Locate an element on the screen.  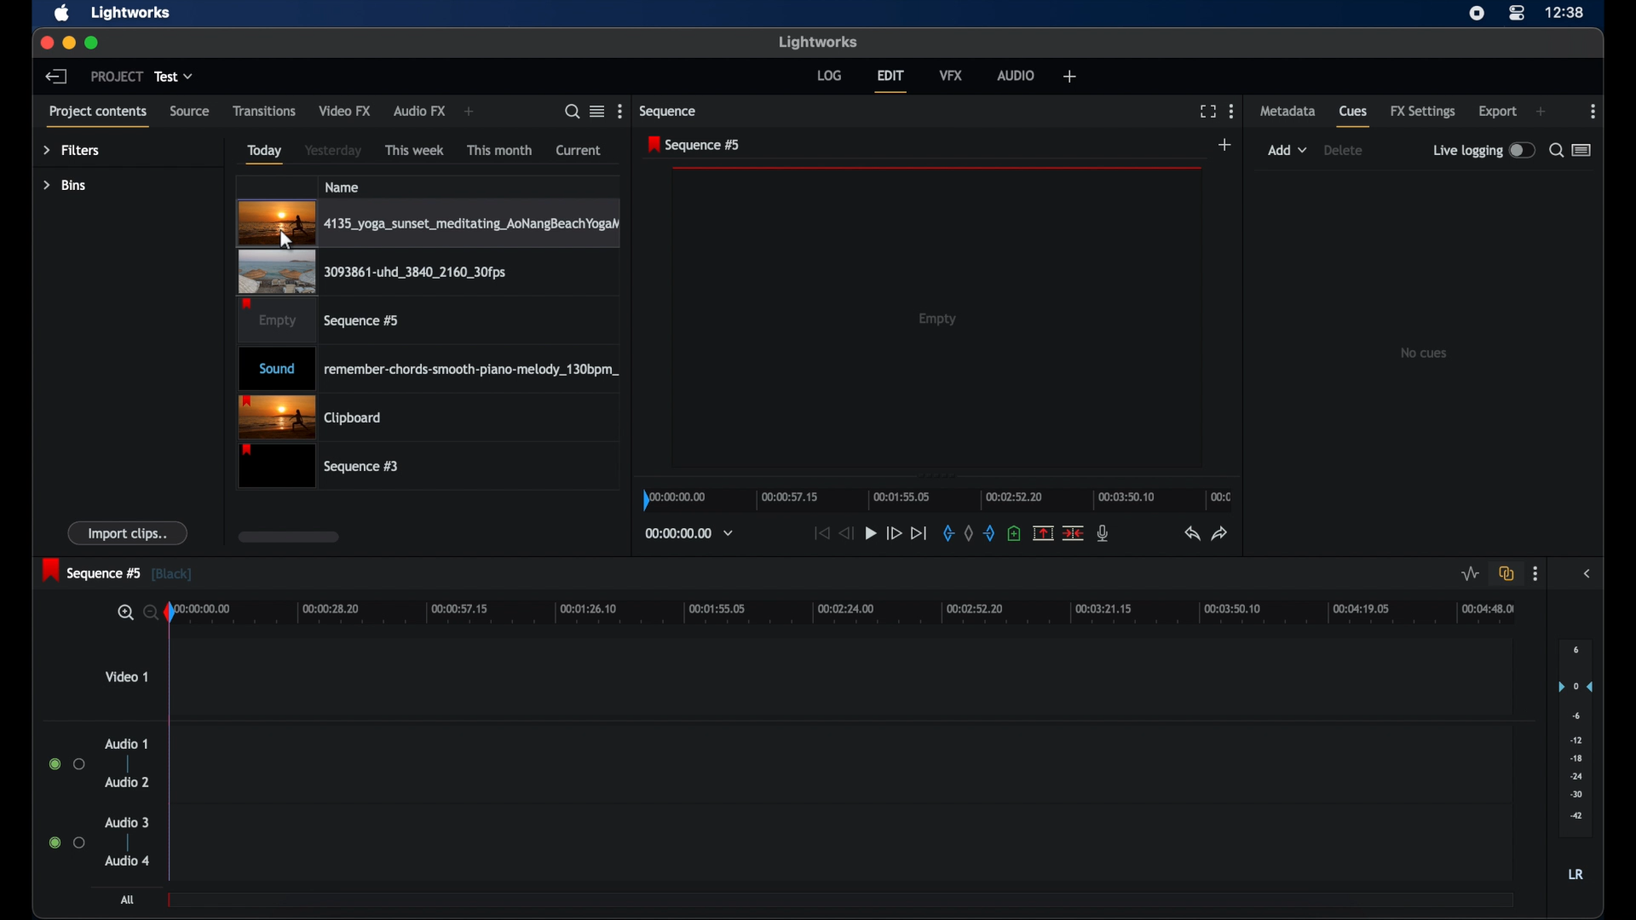
more options is located at coordinates (1232, 111).